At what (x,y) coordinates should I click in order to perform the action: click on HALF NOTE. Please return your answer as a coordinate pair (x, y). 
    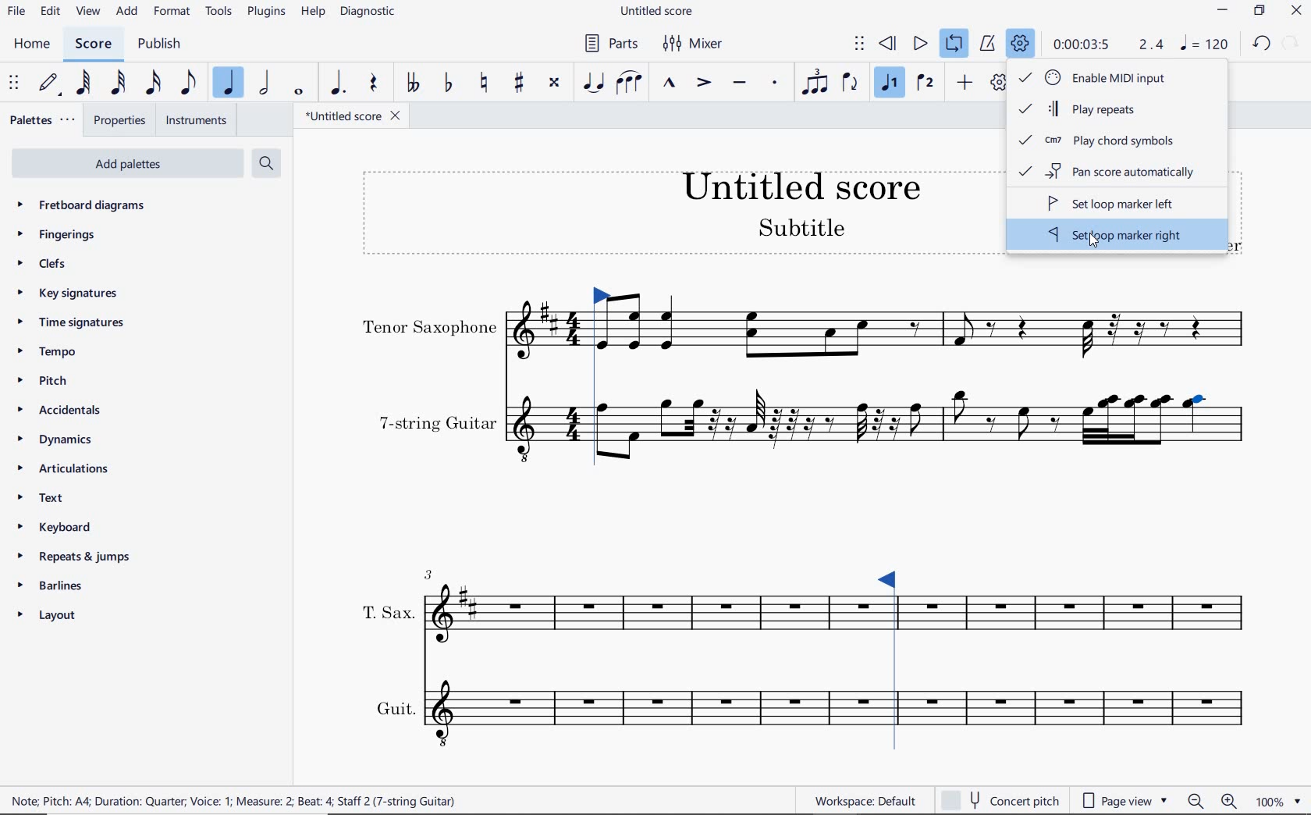
    Looking at the image, I should click on (262, 84).